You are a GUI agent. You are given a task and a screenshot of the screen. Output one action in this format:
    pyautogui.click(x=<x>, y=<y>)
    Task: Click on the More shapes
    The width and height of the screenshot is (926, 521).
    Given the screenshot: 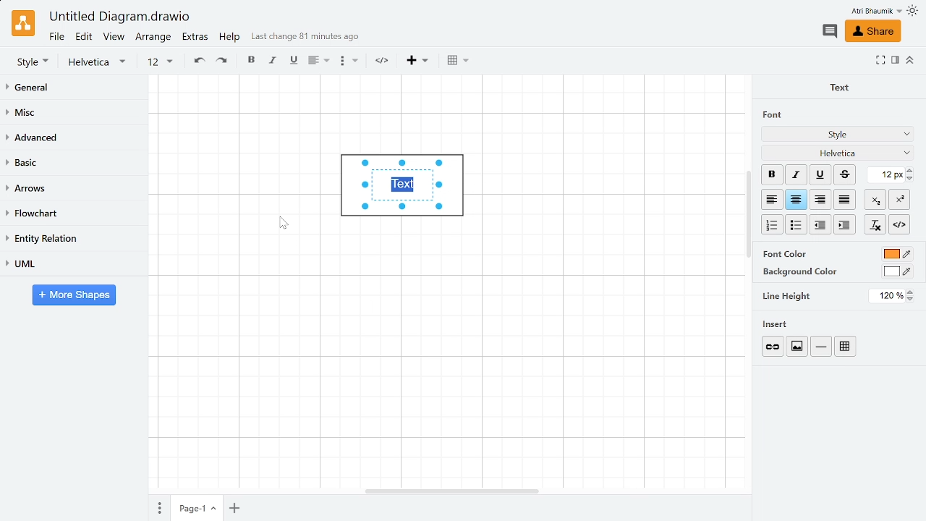 What is the action you would take?
    pyautogui.click(x=74, y=296)
    